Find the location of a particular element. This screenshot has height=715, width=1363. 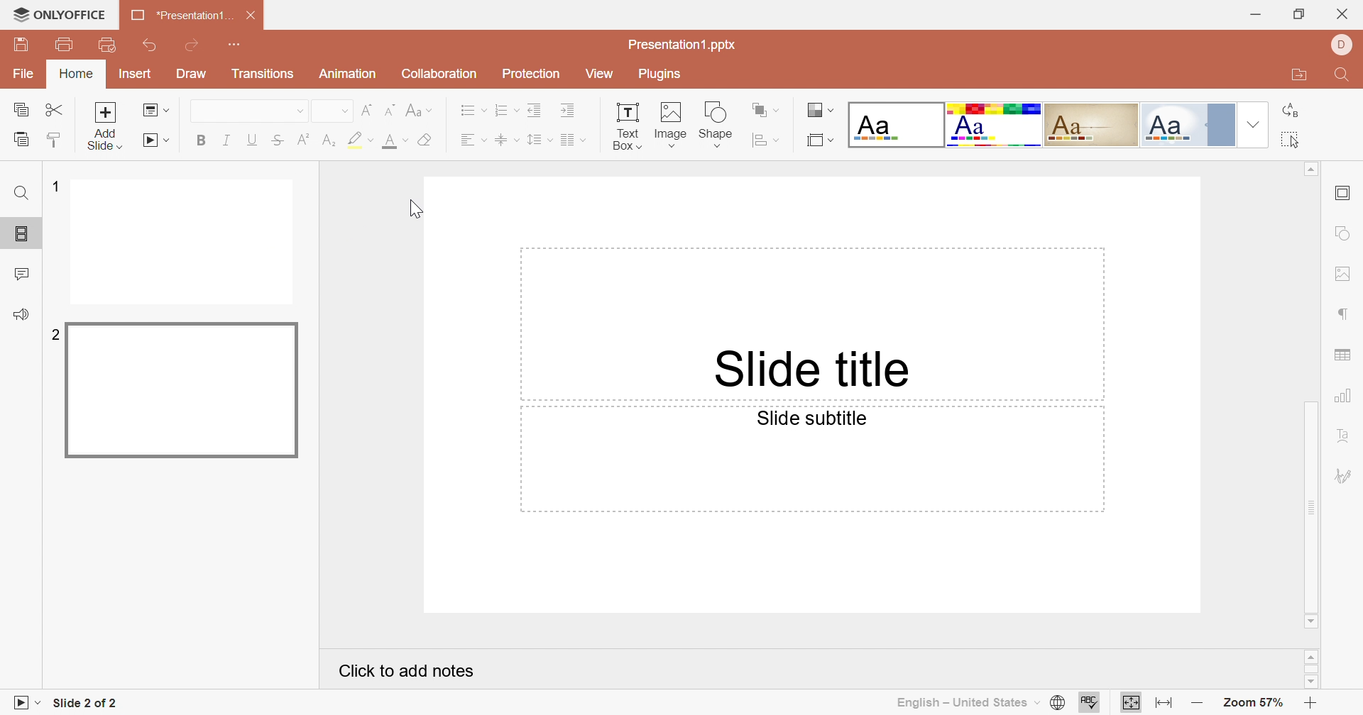

Highlight color is located at coordinates (359, 138).